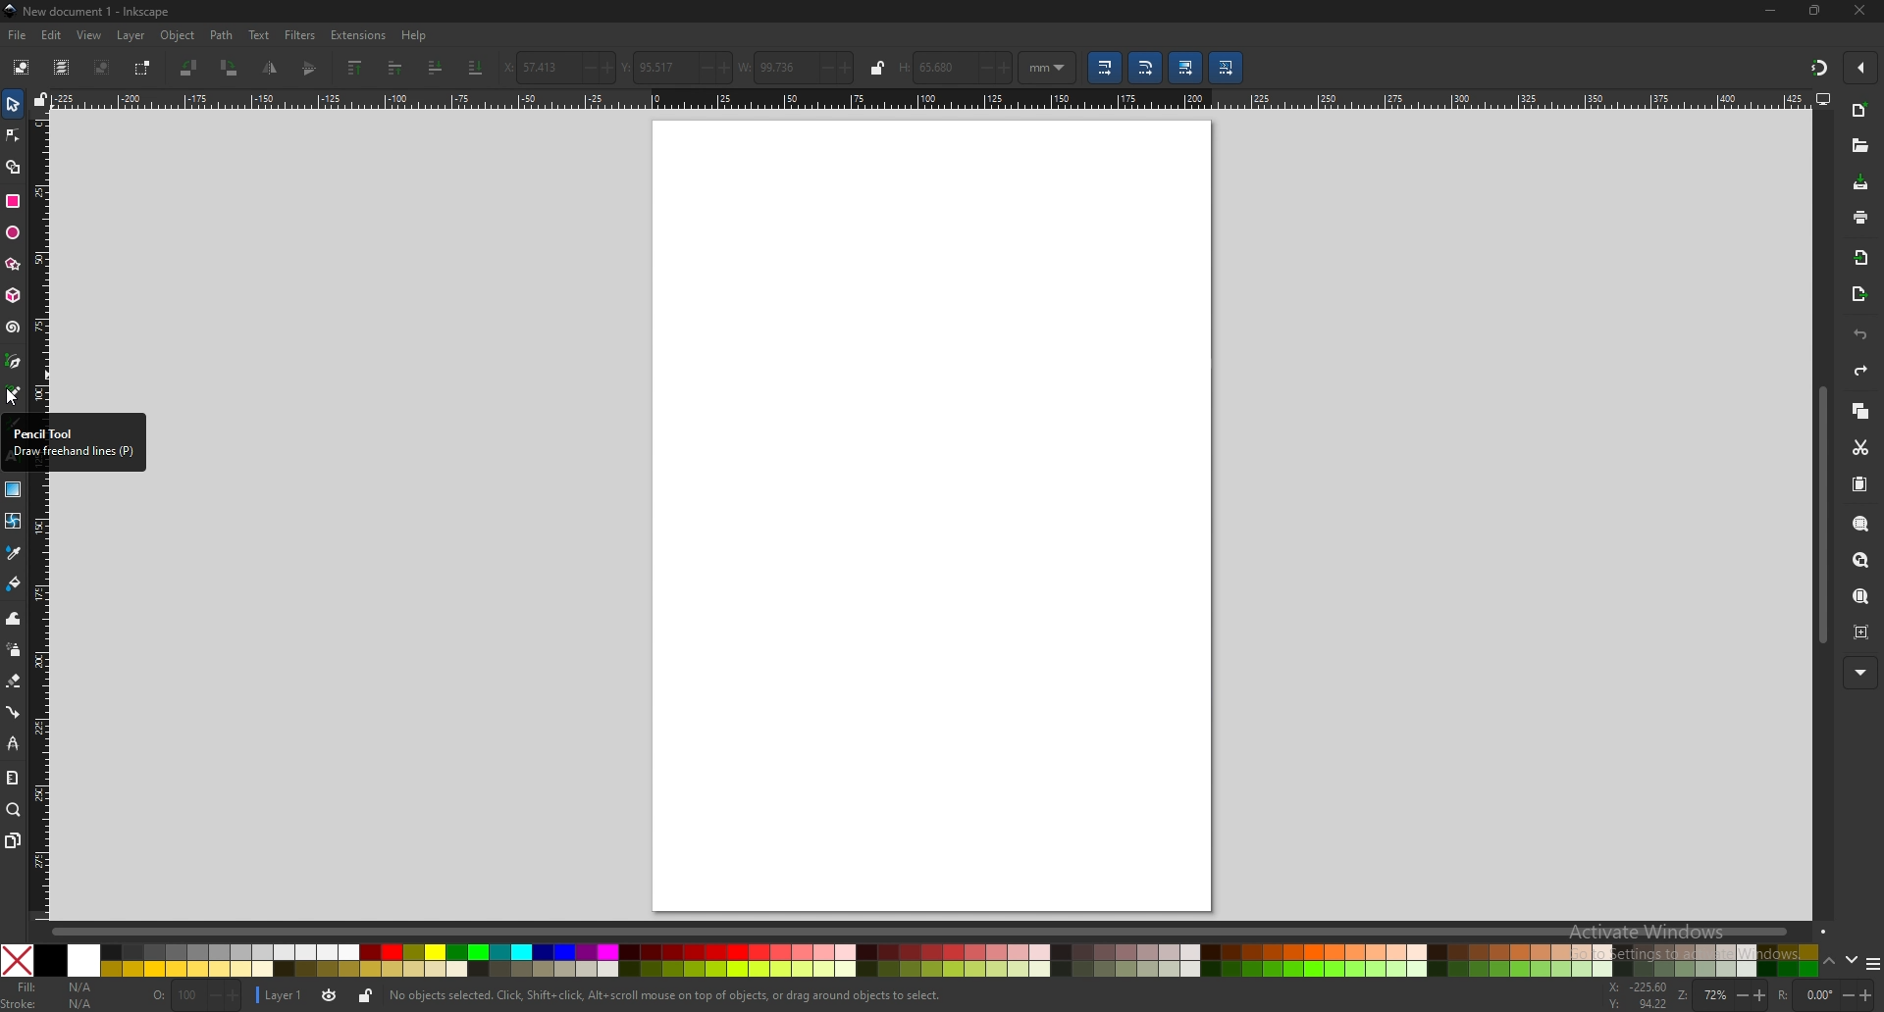 Image resolution: width=1884 pixels, height=1012 pixels. What do you see at coordinates (955, 66) in the screenshot?
I see `height` at bounding box center [955, 66].